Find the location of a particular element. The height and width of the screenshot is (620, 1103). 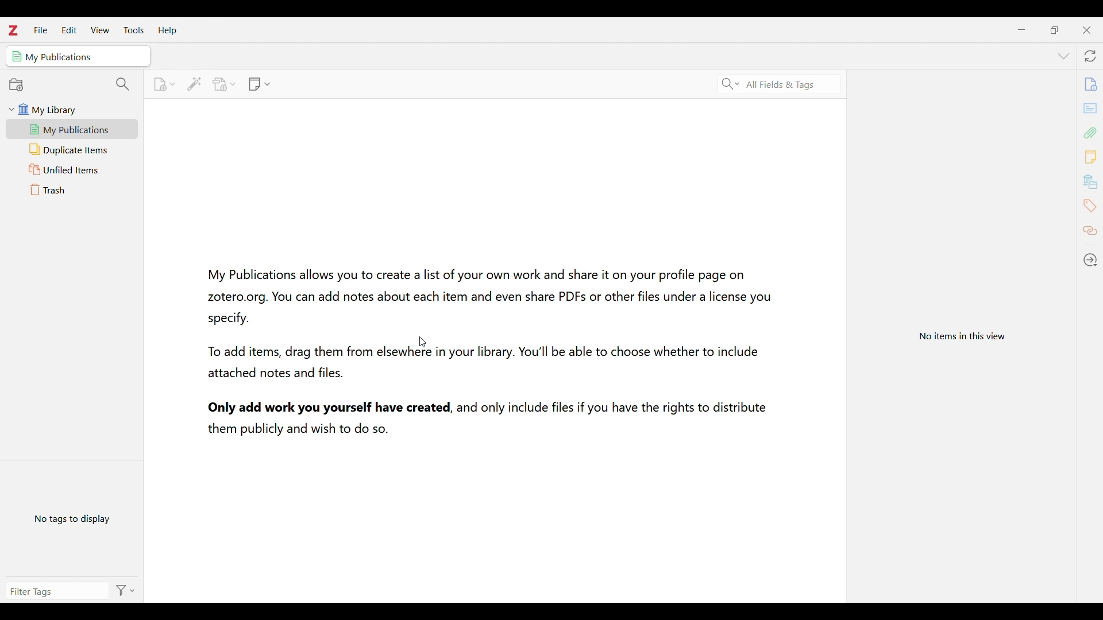

Help is located at coordinates (167, 31).